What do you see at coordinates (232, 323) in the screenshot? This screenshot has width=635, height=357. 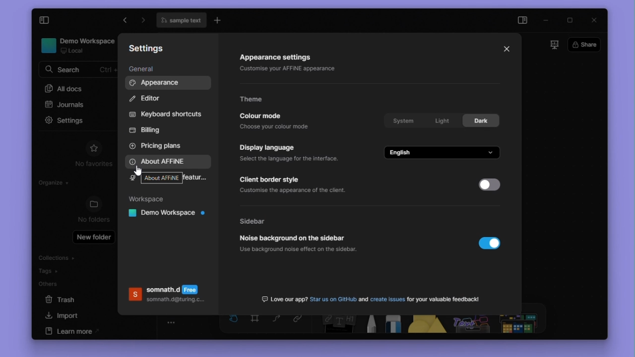 I see `hand` at bounding box center [232, 323].